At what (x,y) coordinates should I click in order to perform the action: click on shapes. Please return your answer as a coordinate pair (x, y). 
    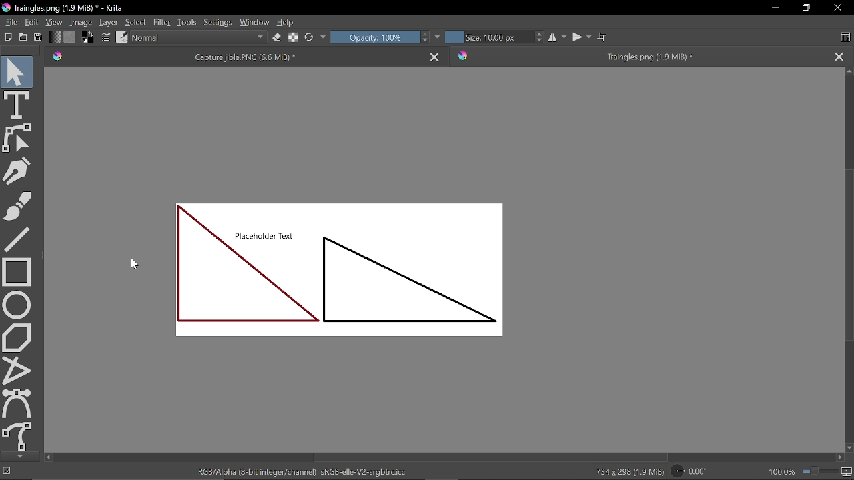
    Looking at the image, I should click on (340, 270).